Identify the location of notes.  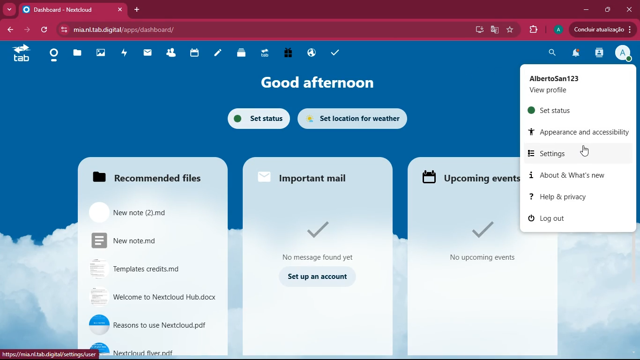
(216, 54).